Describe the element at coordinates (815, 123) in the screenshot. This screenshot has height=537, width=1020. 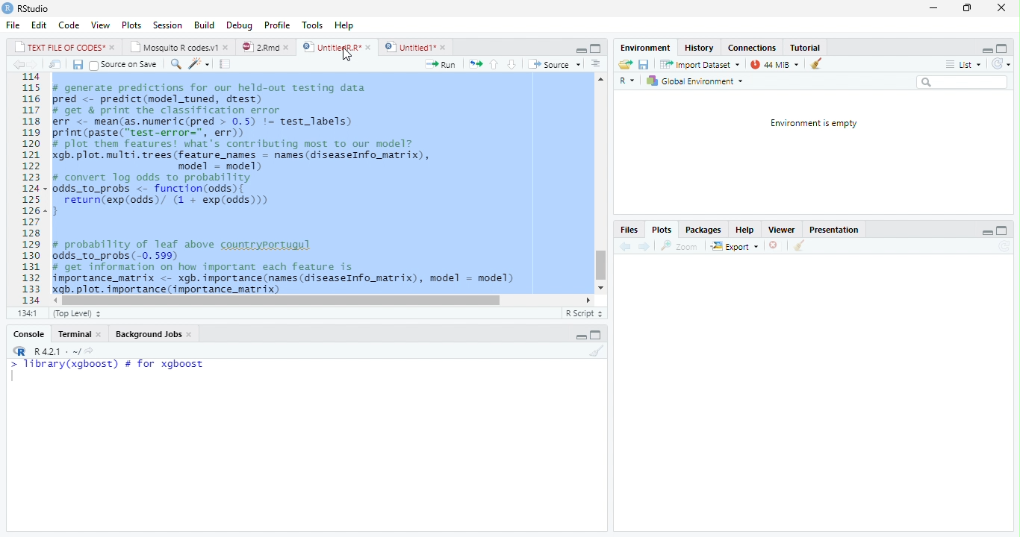
I see `Environment is empty` at that location.